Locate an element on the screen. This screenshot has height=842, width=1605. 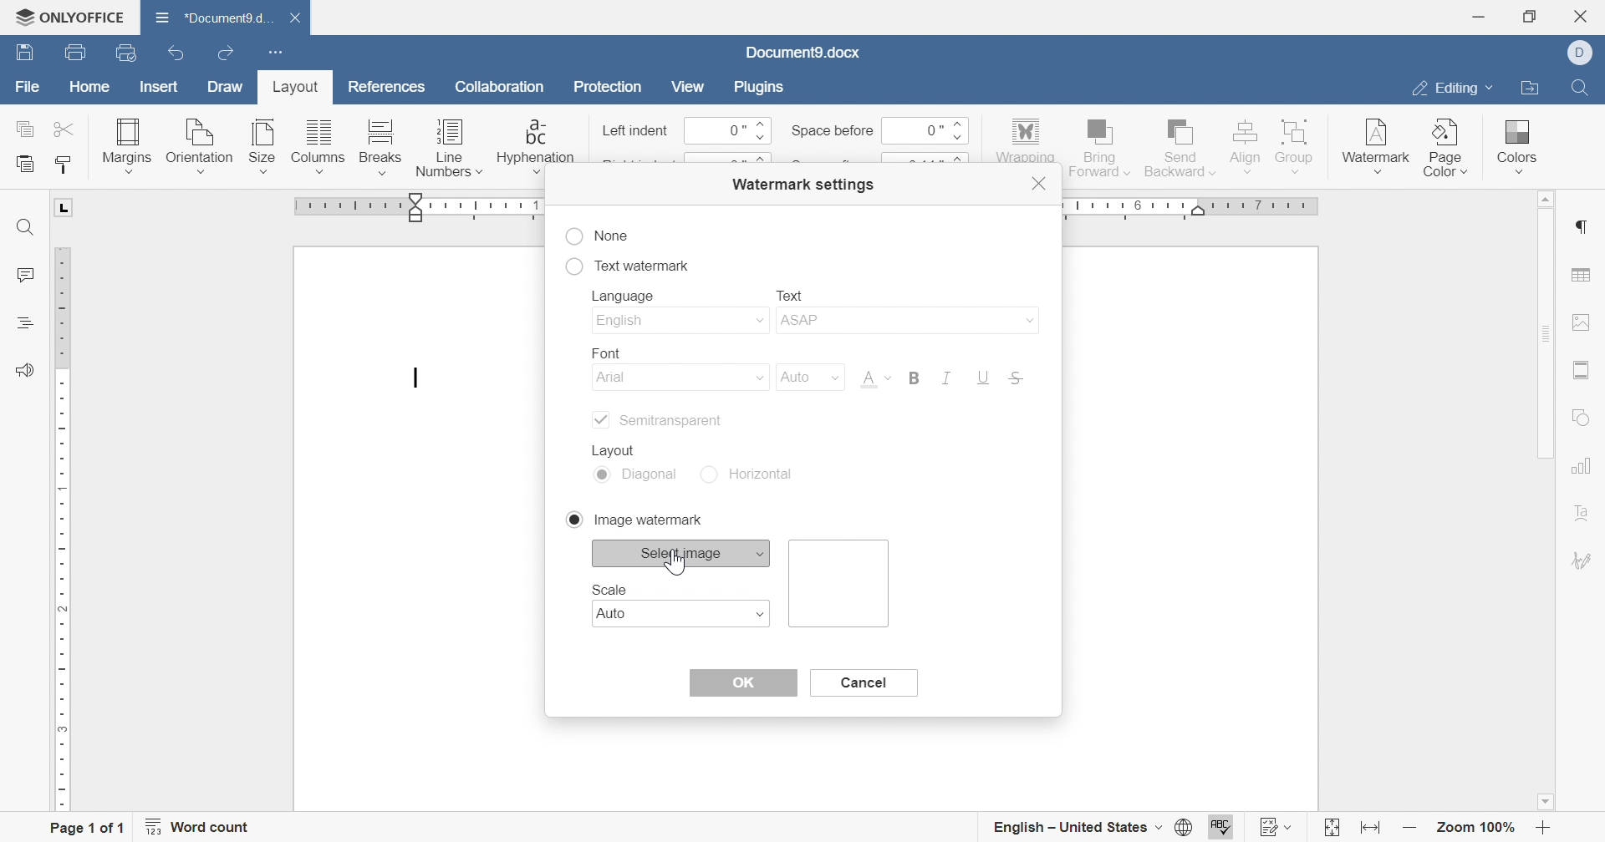
dell is located at coordinates (1586, 53).